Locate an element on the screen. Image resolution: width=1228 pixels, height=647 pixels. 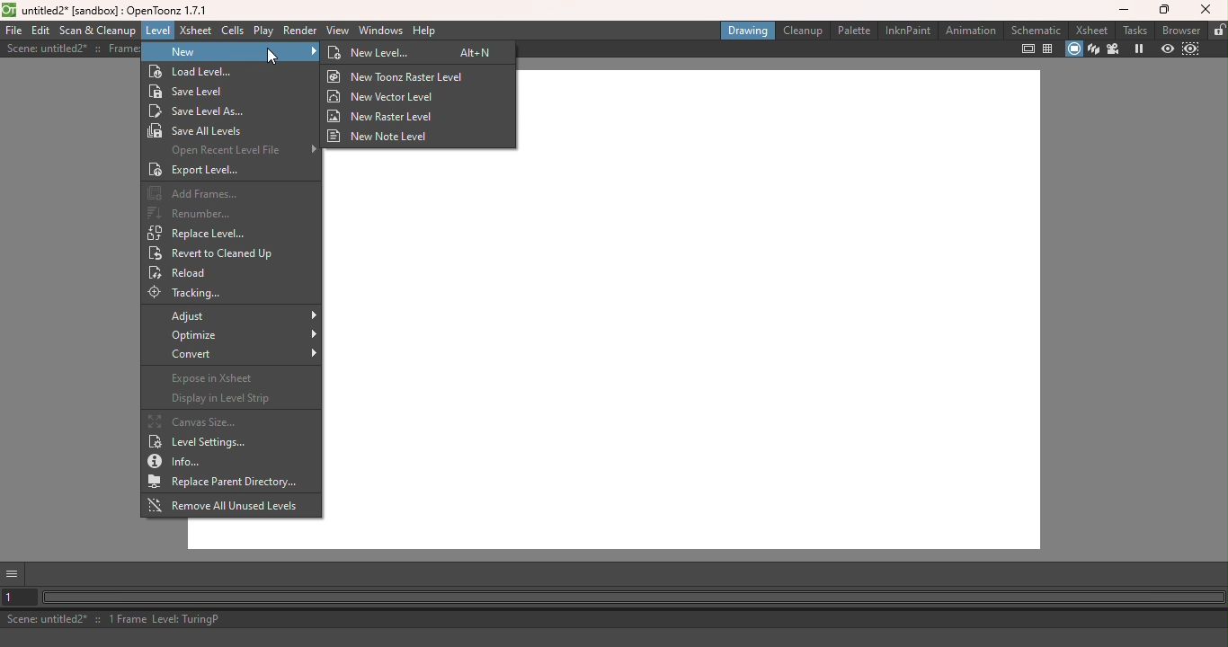
Display in level strip is located at coordinates (221, 399).